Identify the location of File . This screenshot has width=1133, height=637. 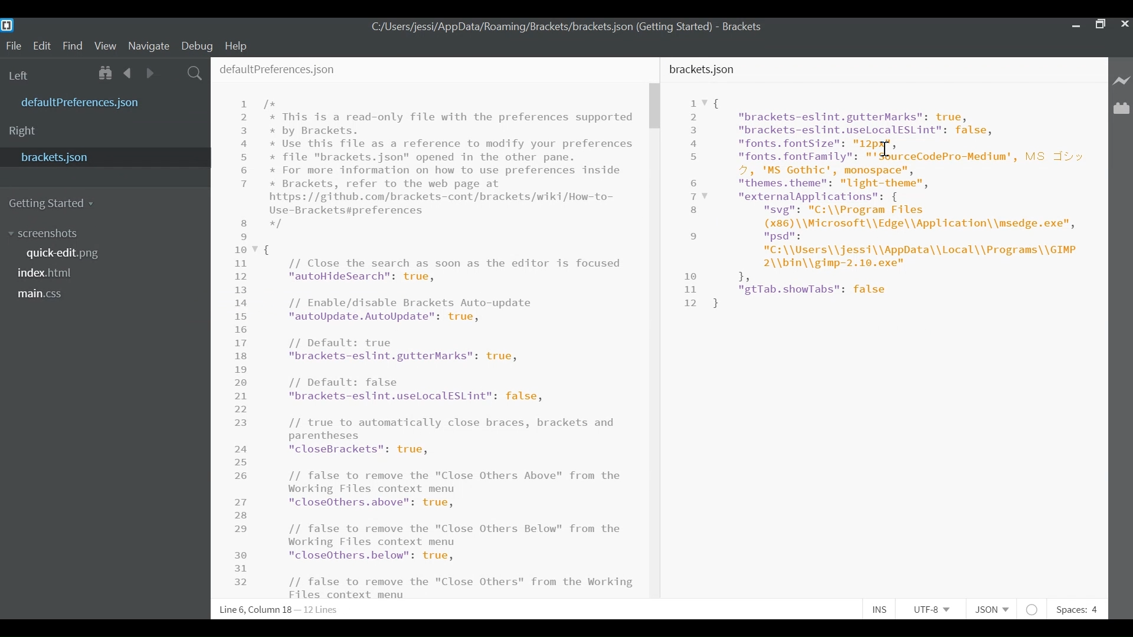
(11, 45).